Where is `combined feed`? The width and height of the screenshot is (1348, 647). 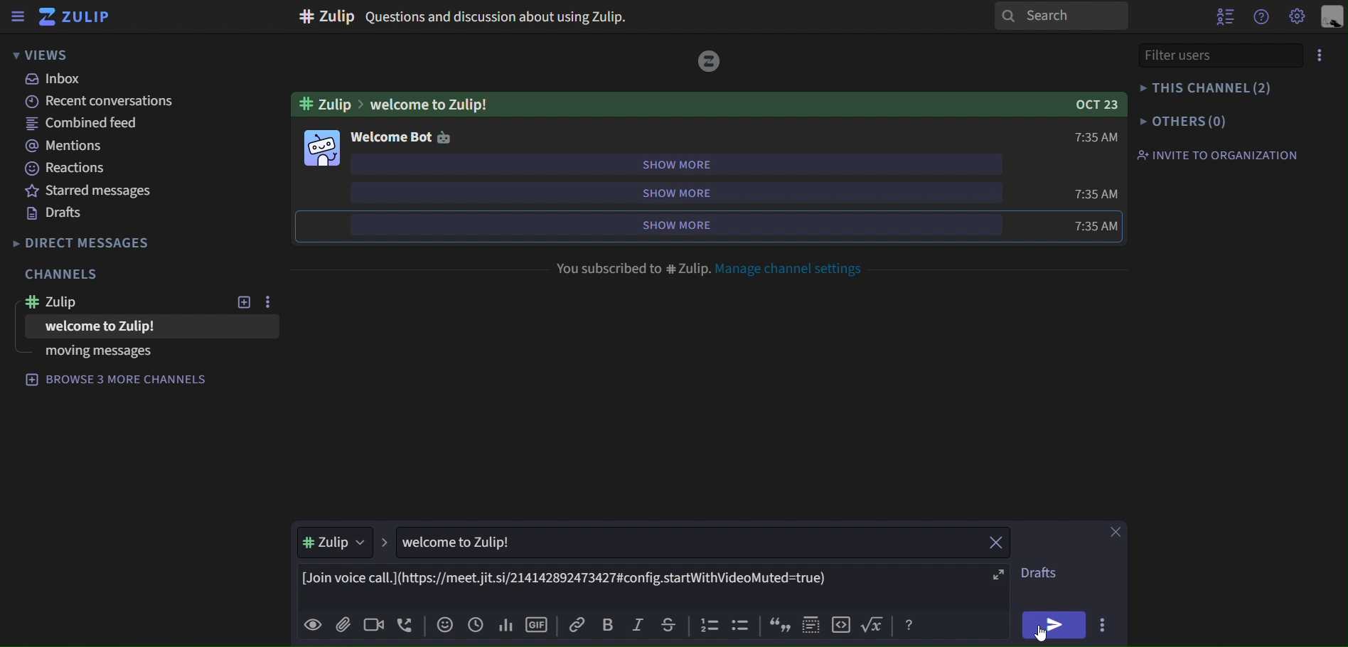 combined feed is located at coordinates (84, 125).